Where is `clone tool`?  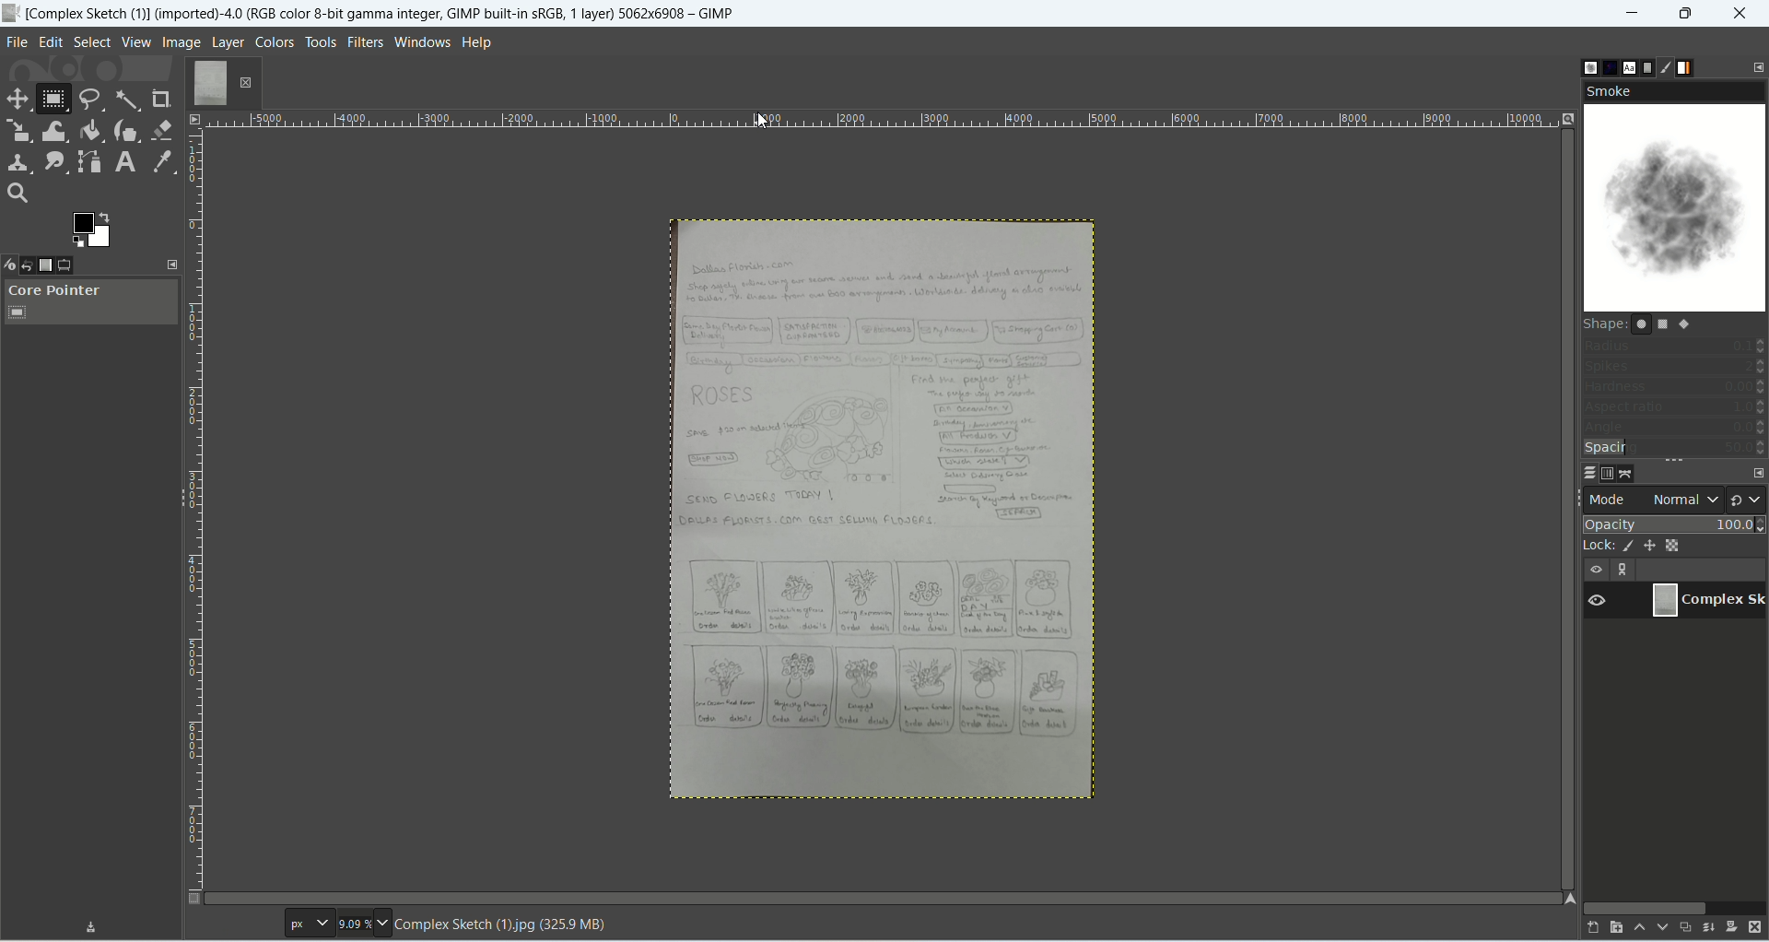
clone tool is located at coordinates (18, 164).